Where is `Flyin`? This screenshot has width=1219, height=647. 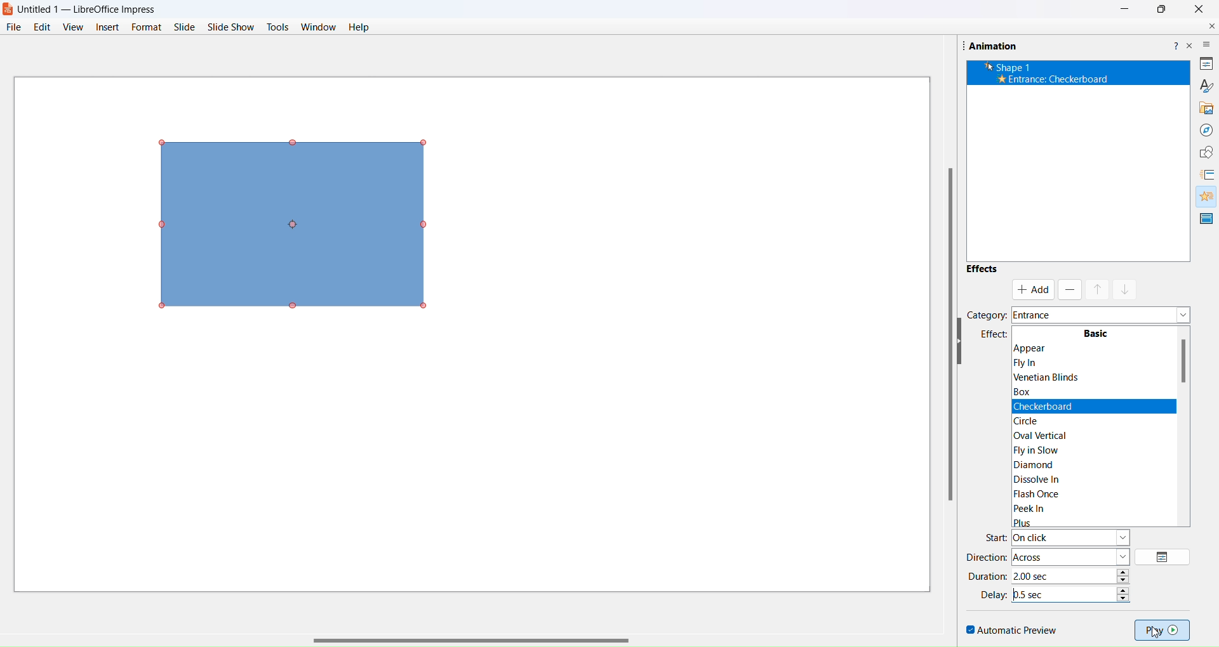 Flyin is located at coordinates (1038, 363).